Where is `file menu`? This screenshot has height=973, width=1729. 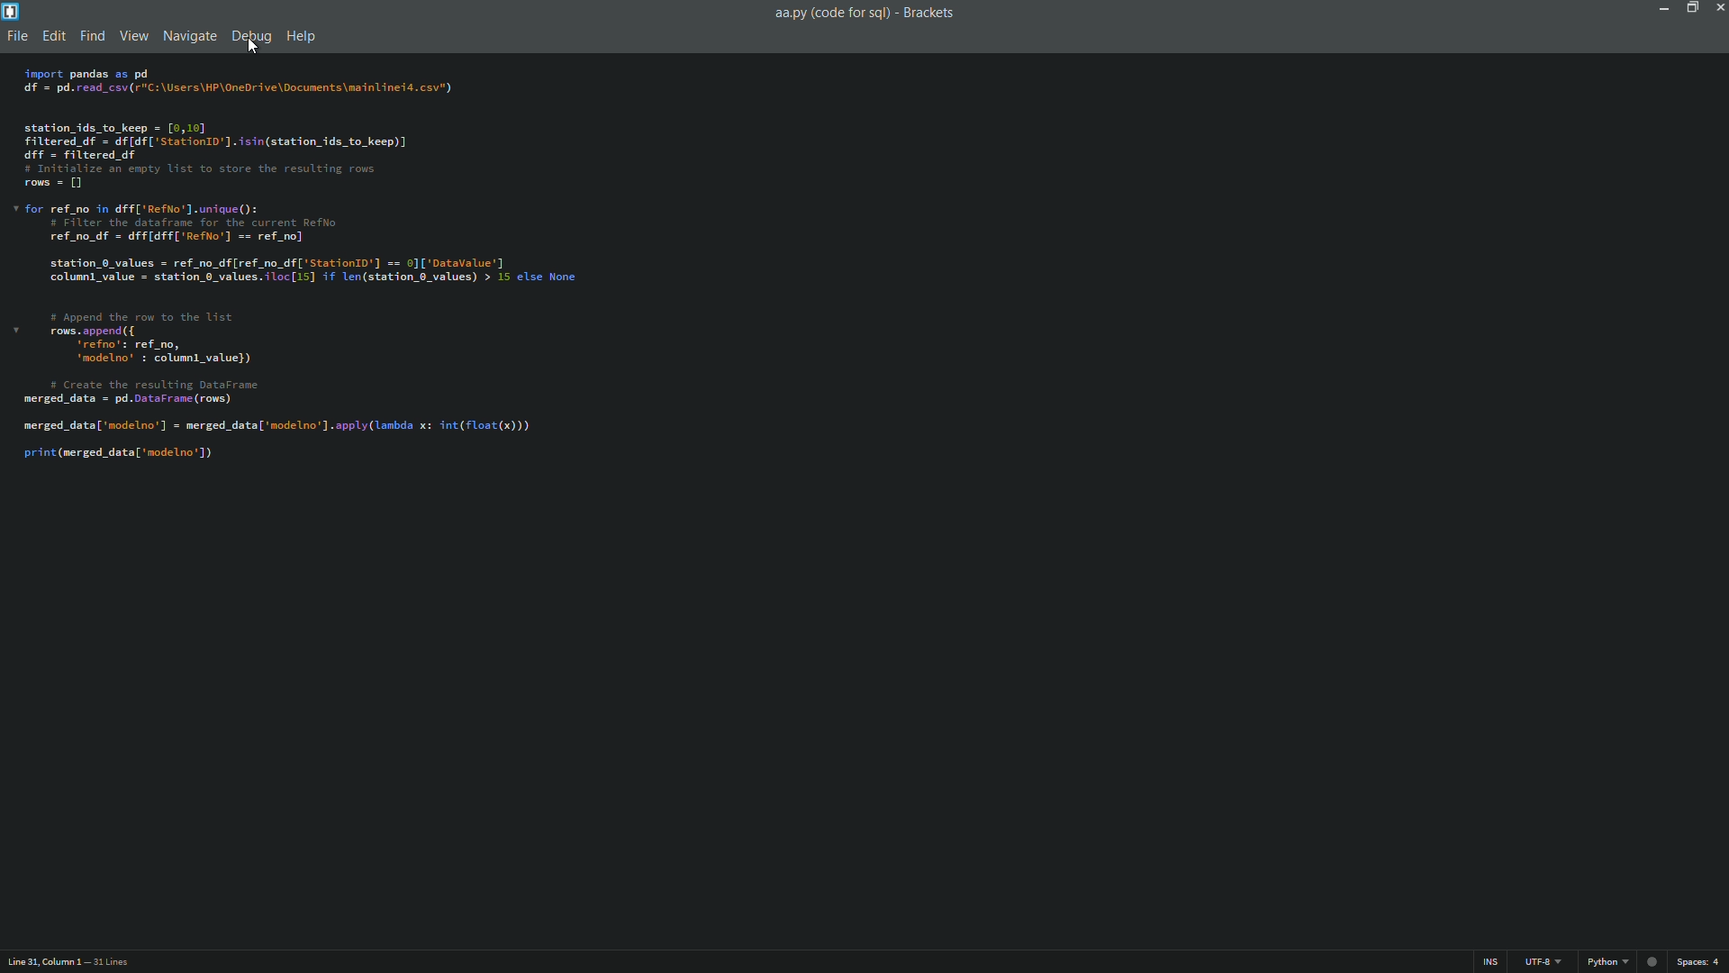
file menu is located at coordinates (18, 35).